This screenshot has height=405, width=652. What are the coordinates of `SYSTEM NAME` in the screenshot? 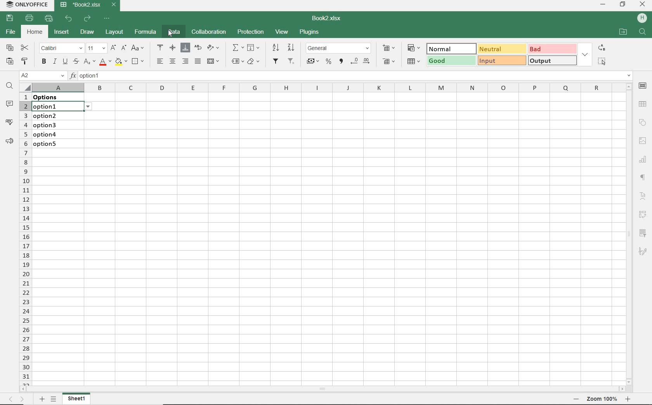 It's located at (28, 5).